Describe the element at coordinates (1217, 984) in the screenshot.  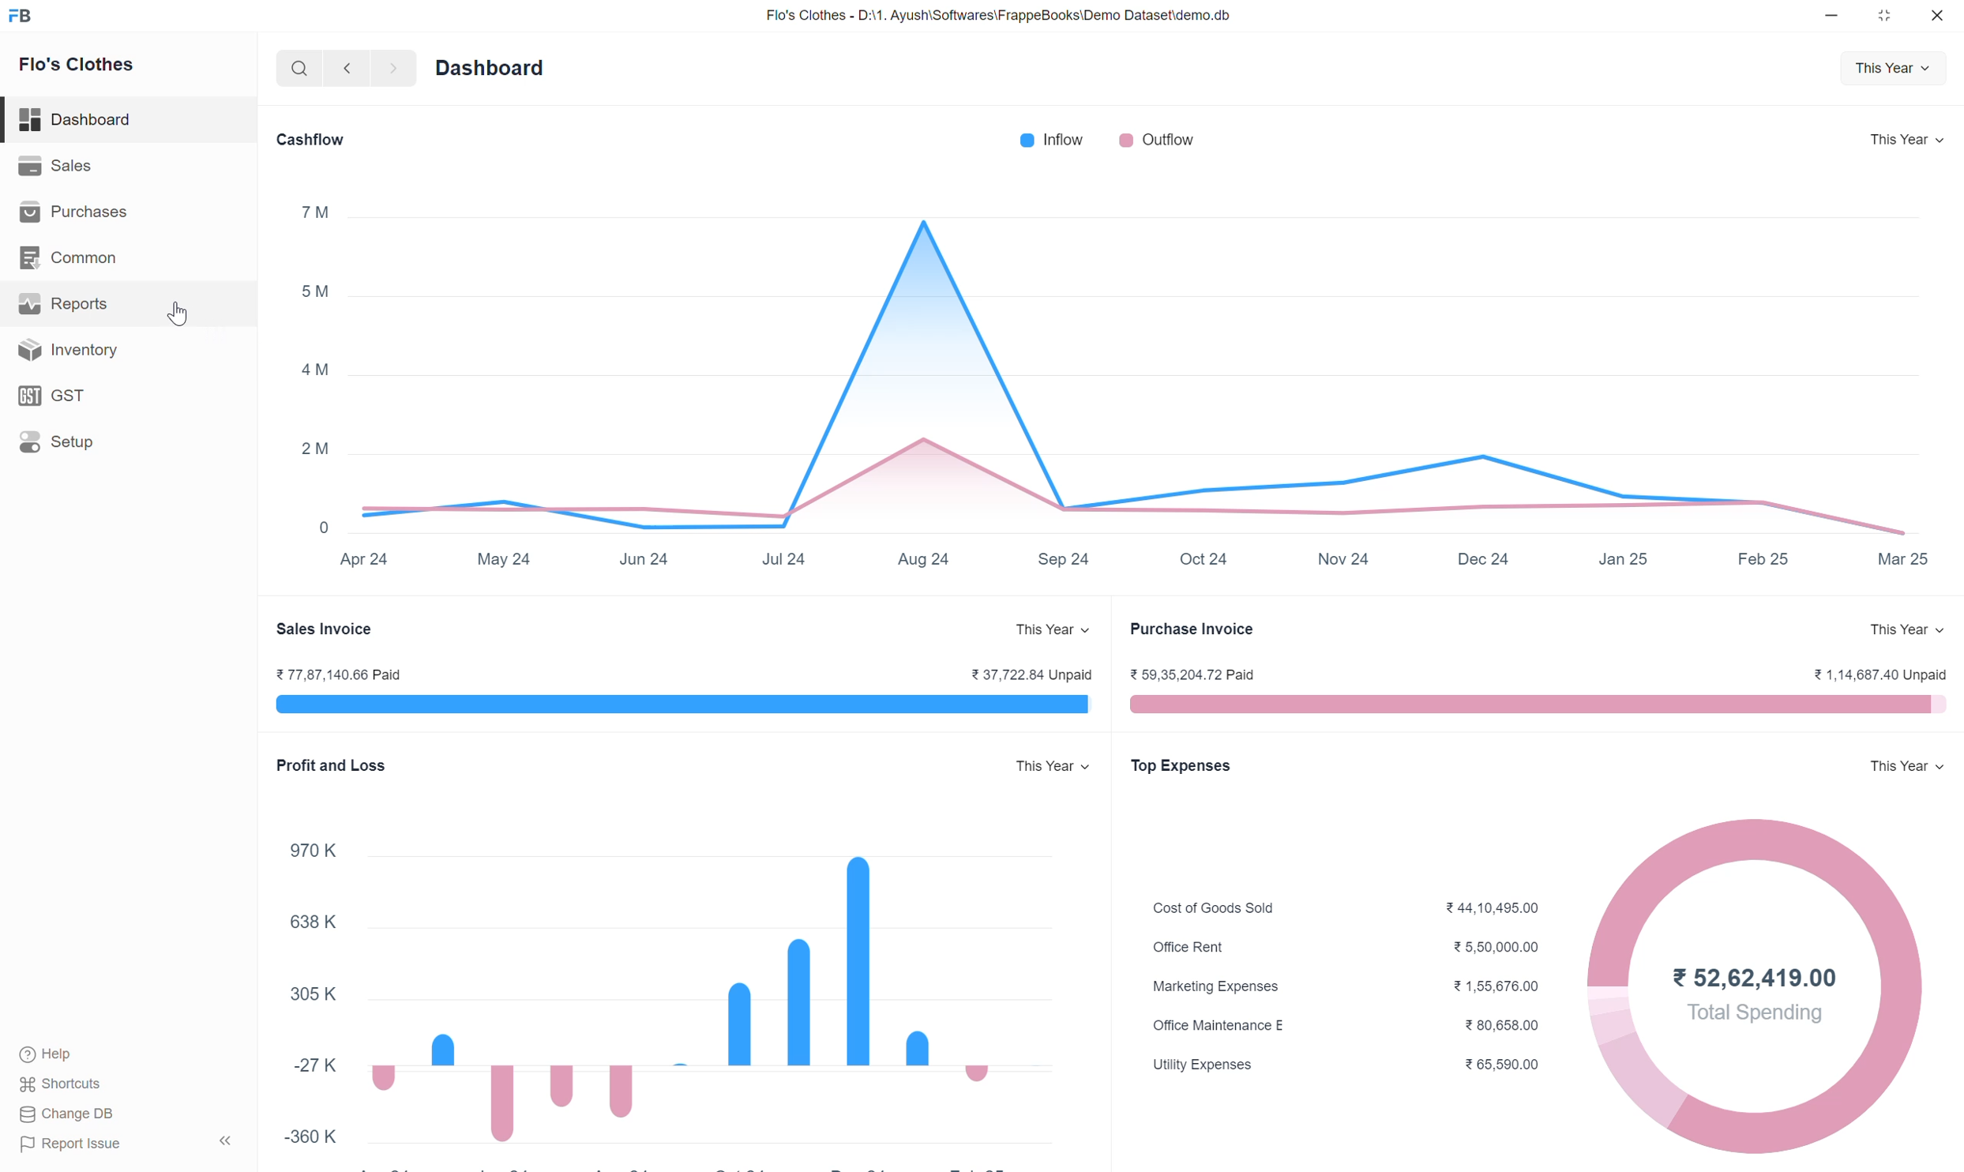
I see `Marketing Expenses` at that location.